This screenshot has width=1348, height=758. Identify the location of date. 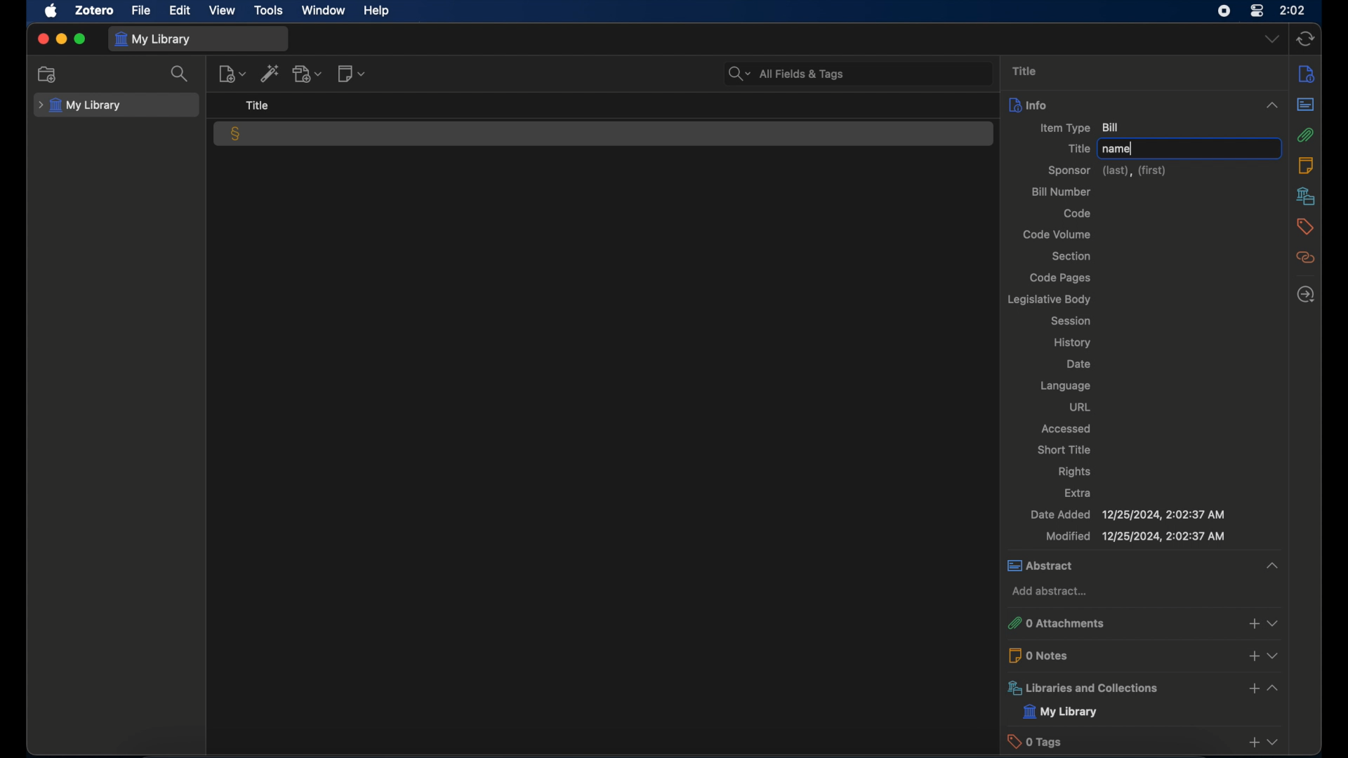
(1079, 364).